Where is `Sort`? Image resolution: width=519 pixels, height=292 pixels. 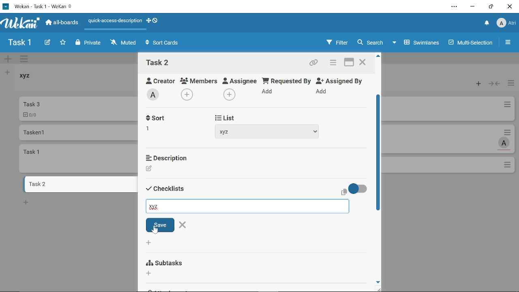 Sort is located at coordinates (166, 189).